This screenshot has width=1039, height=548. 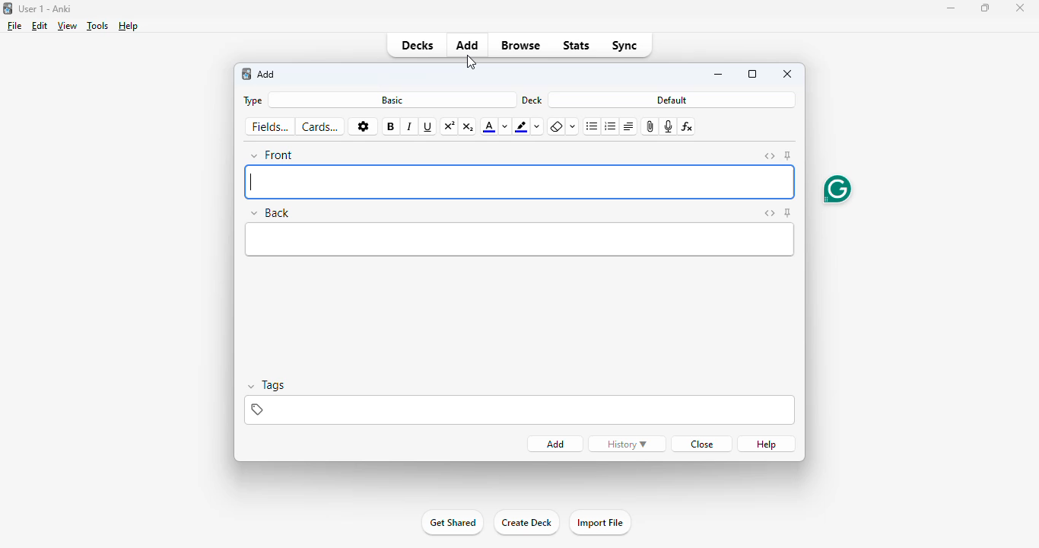 I want to click on unordered list, so click(x=593, y=127).